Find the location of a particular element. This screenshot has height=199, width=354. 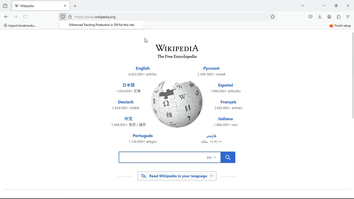

russian is located at coordinates (215, 72).